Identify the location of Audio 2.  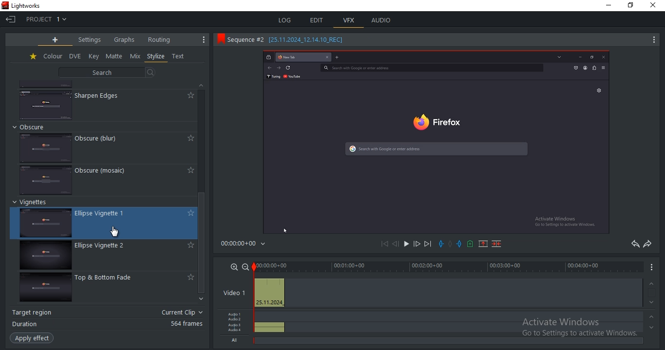
(236, 320).